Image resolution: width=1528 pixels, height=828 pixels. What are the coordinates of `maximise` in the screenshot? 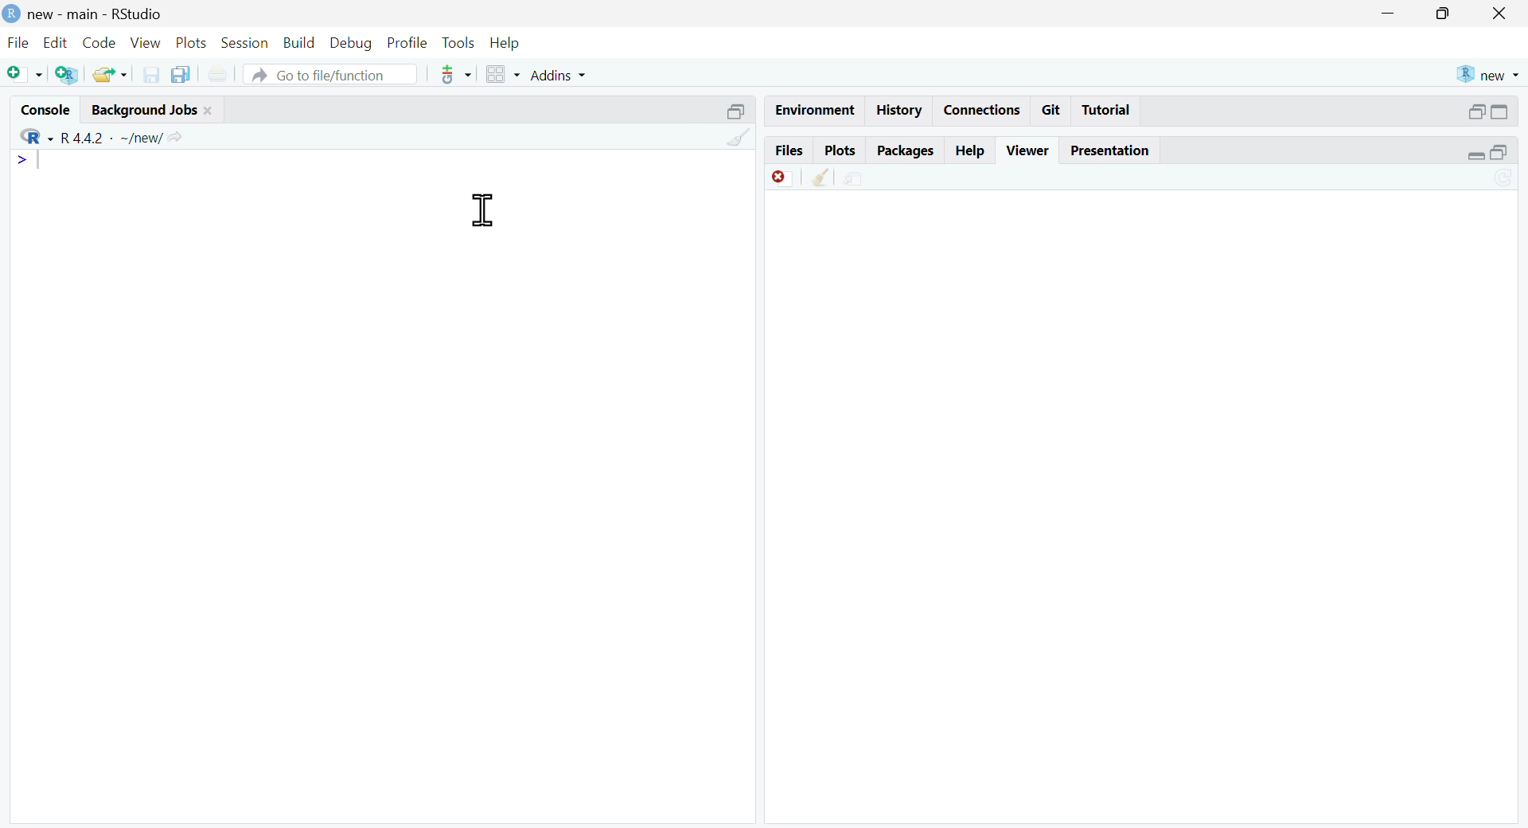 It's located at (1444, 14).